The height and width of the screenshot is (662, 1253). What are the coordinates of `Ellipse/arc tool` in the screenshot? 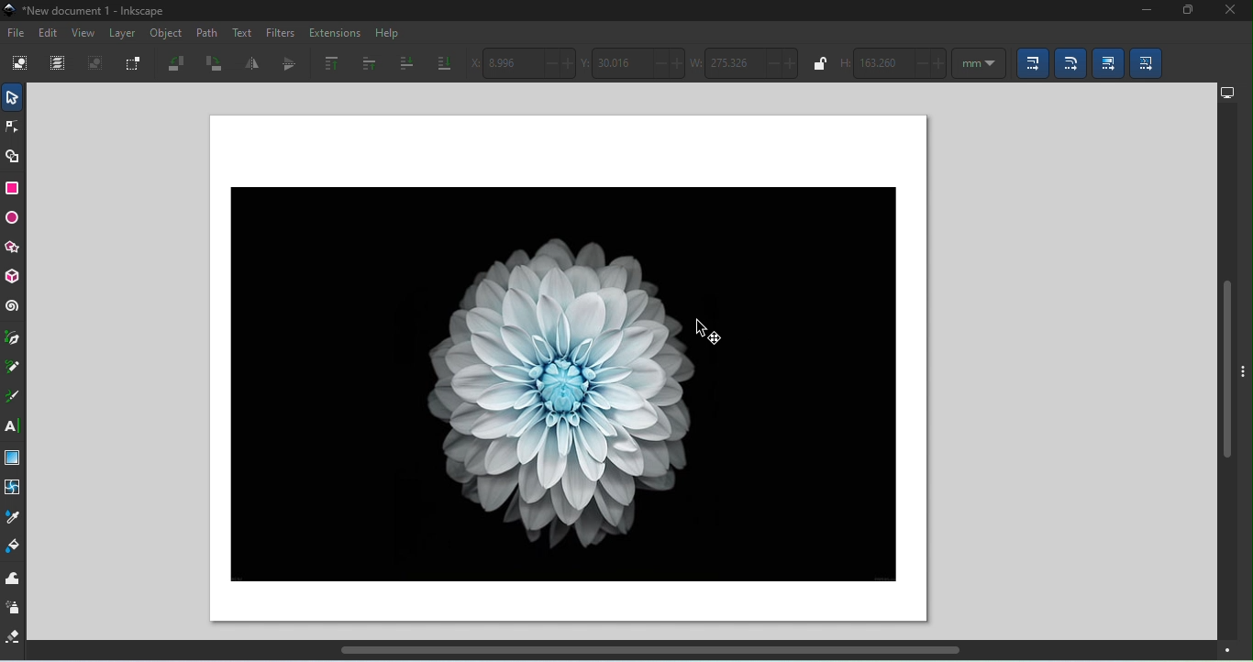 It's located at (15, 220).